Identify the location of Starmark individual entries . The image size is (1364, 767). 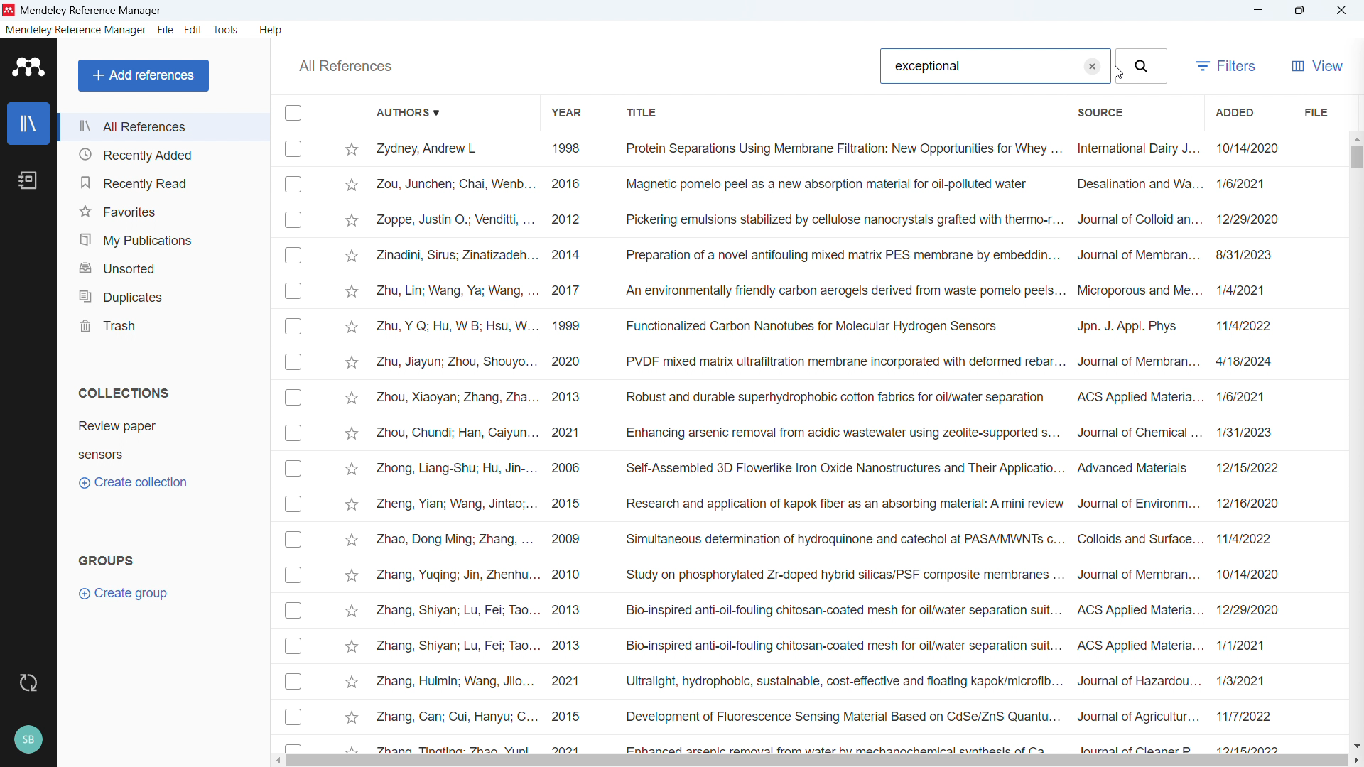
(352, 446).